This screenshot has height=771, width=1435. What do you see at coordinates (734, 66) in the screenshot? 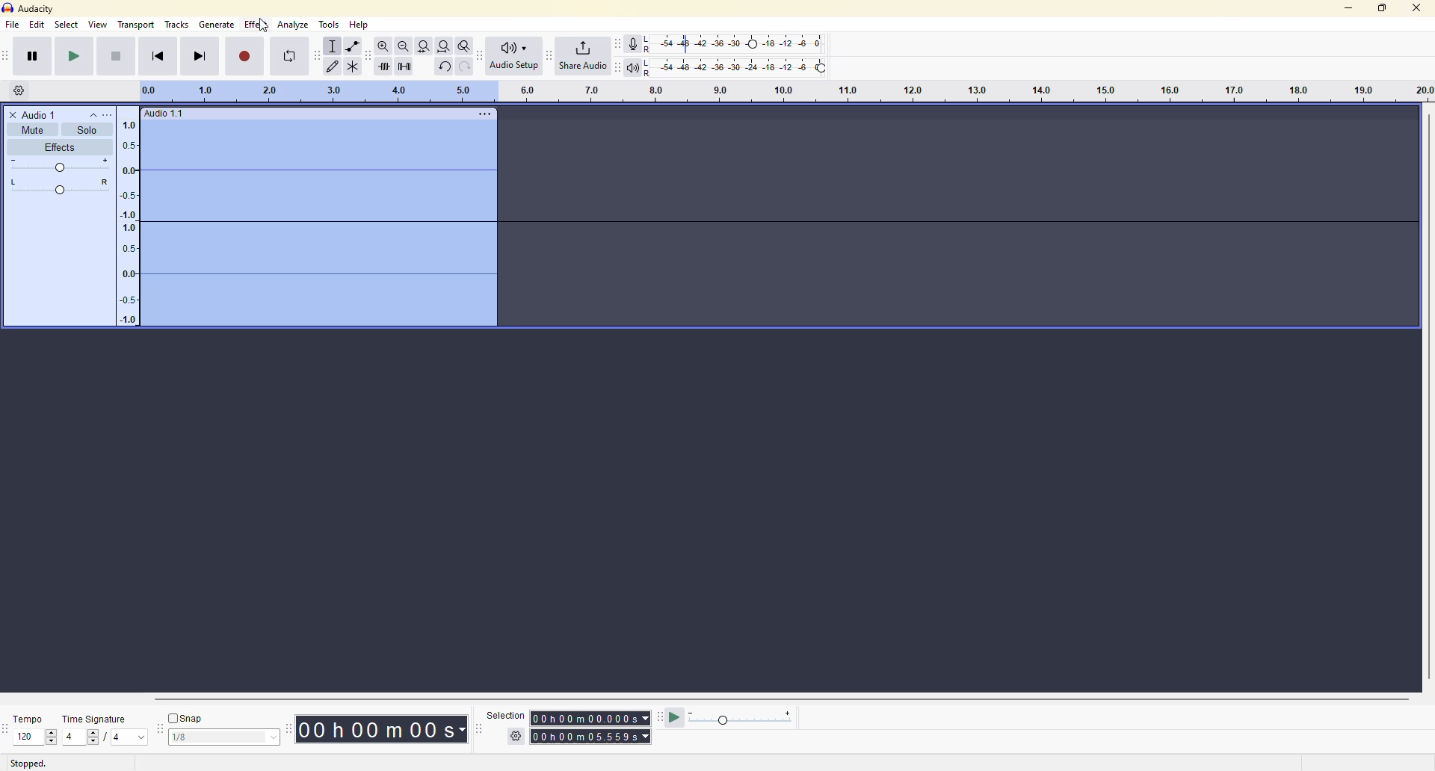
I see `playback level` at bounding box center [734, 66].